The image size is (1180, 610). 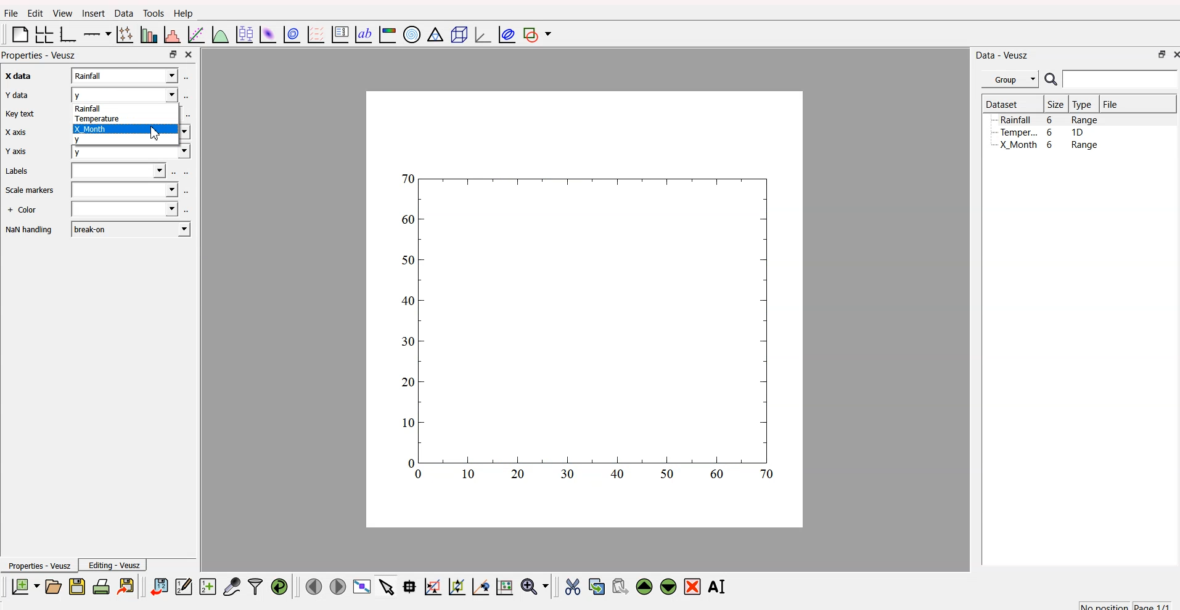 What do you see at coordinates (207, 586) in the screenshot?
I see `create a new dataset` at bounding box center [207, 586].